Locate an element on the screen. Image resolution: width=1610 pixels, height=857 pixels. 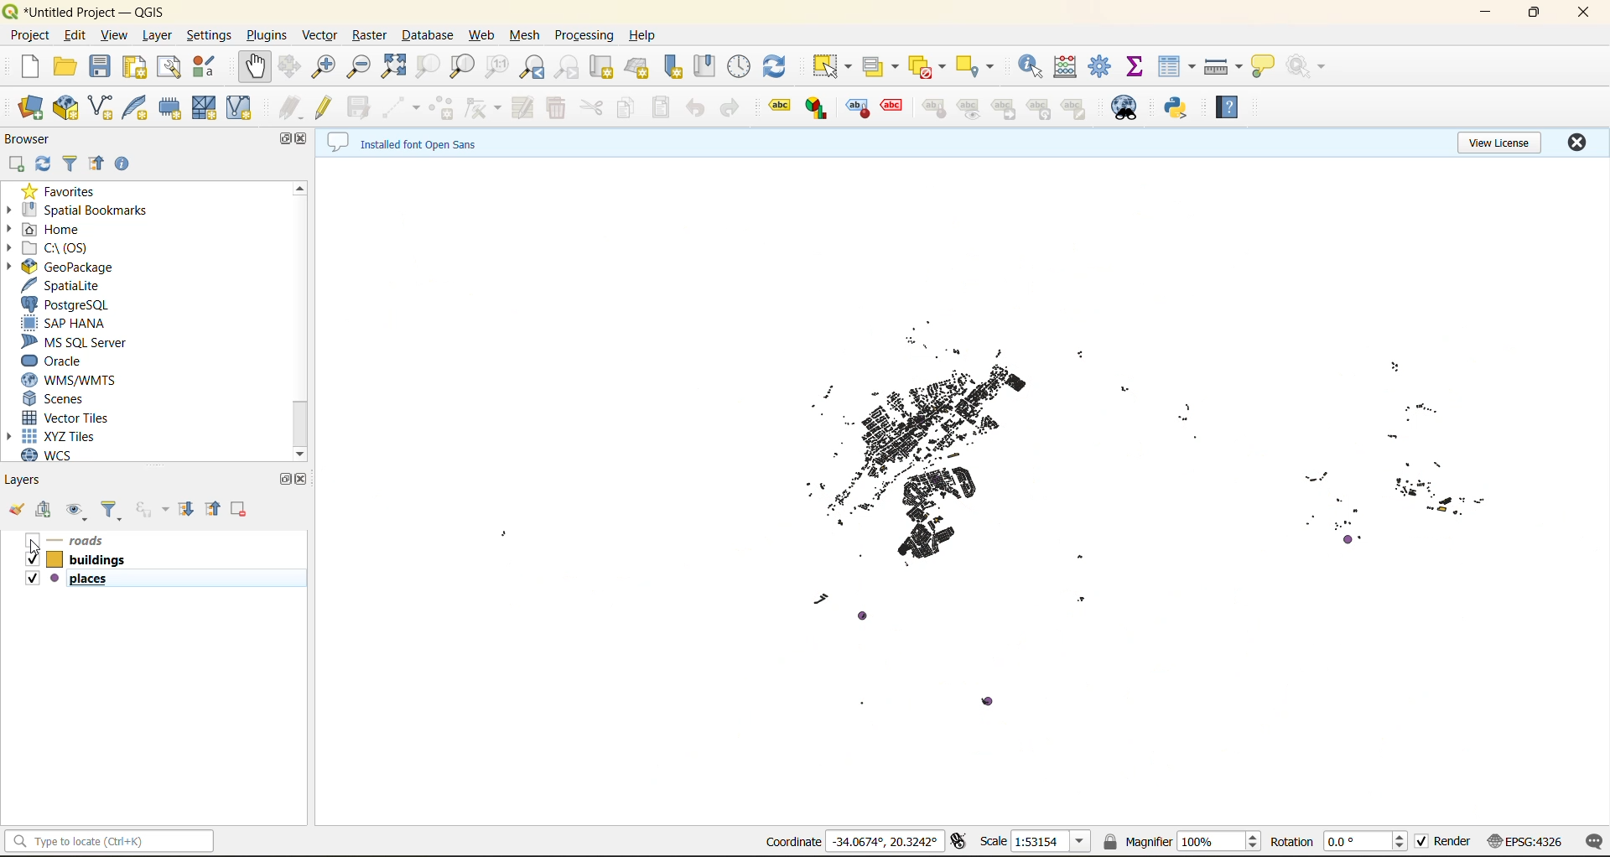
view license is located at coordinates (1495, 146).